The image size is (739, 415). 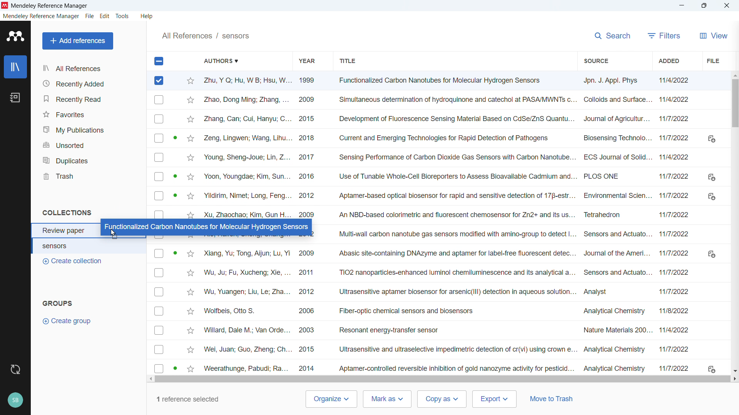 What do you see at coordinates (90, 68) in the screenshot?
I see `All references ` at bounding box center [90, 68].